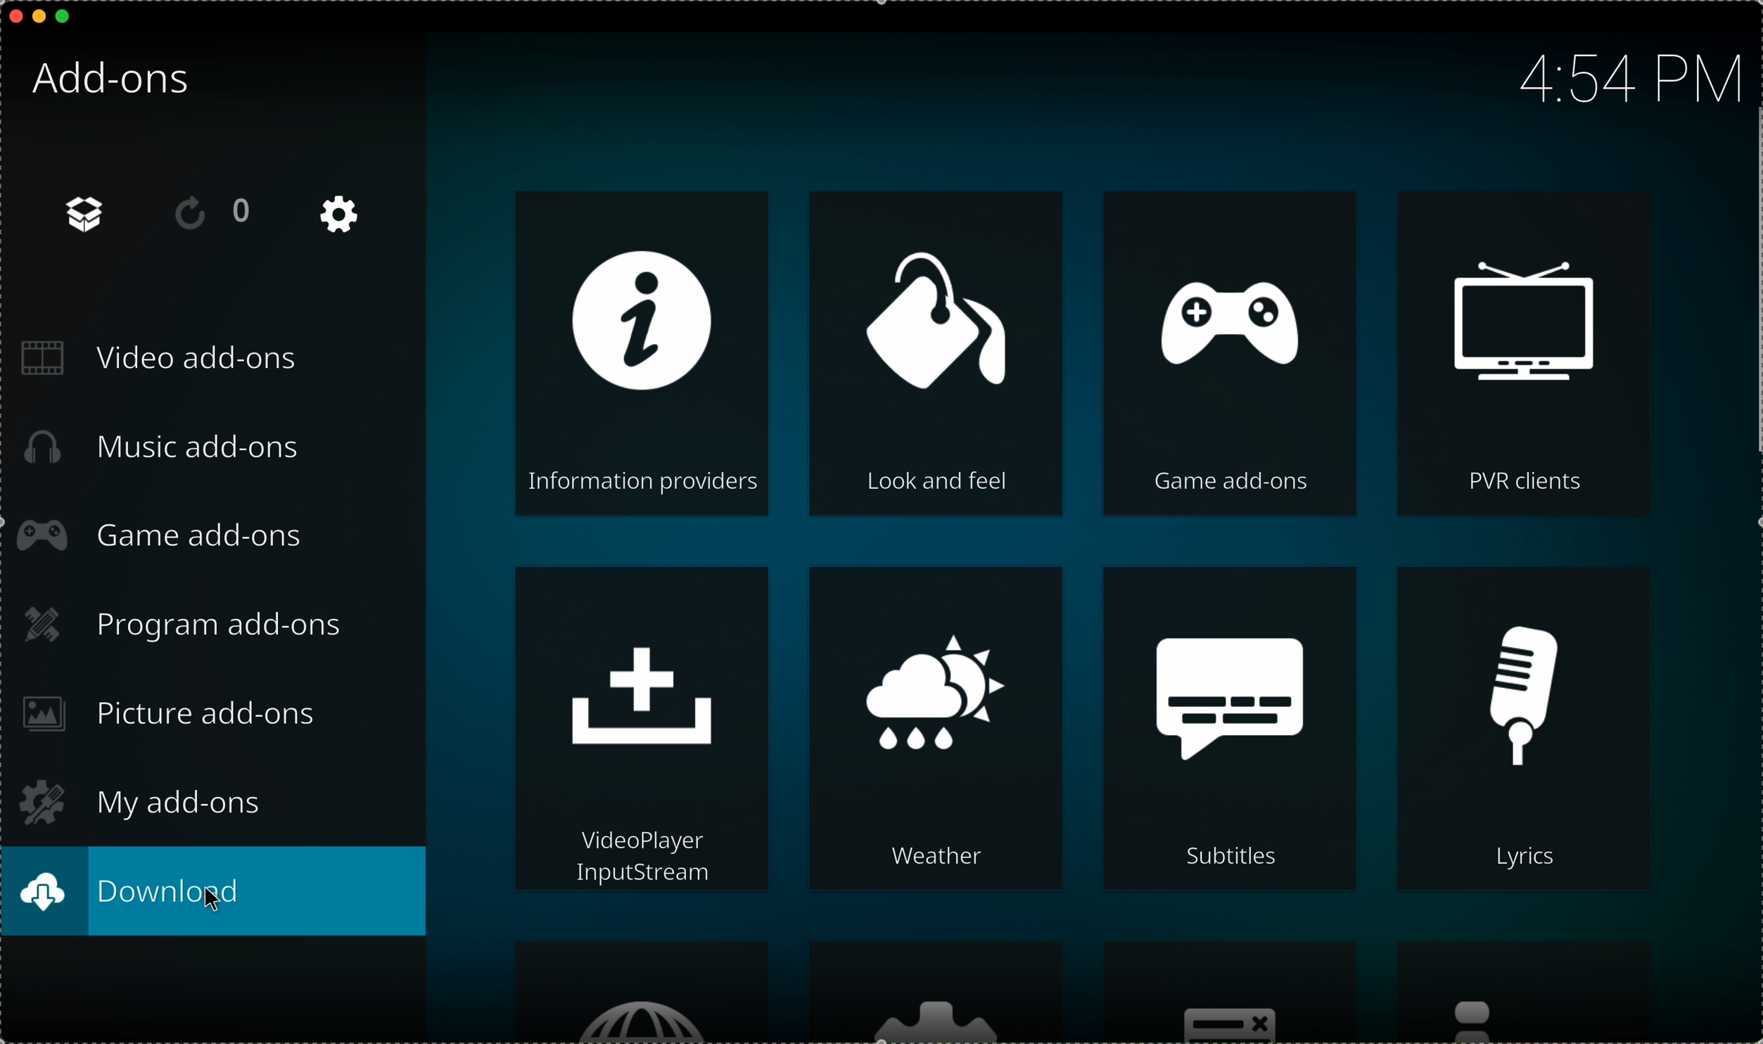 Image resolution: width=1763 pixels, height=1044 pixels. Describe the element at coordinates (936, 355) in the screenshot. I see `look and feel` at that location.